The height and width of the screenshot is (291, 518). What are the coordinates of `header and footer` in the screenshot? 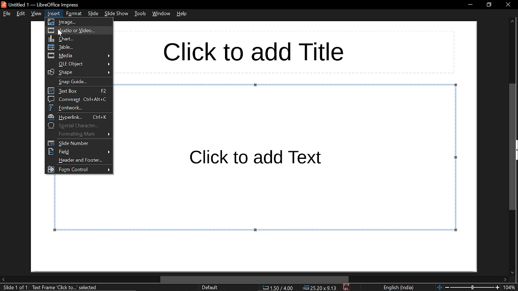 It's located at (79, 160).